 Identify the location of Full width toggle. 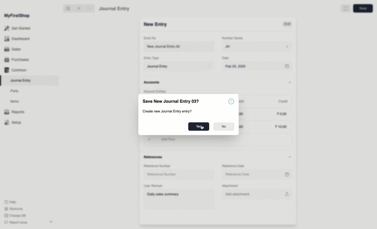
(345, 9).